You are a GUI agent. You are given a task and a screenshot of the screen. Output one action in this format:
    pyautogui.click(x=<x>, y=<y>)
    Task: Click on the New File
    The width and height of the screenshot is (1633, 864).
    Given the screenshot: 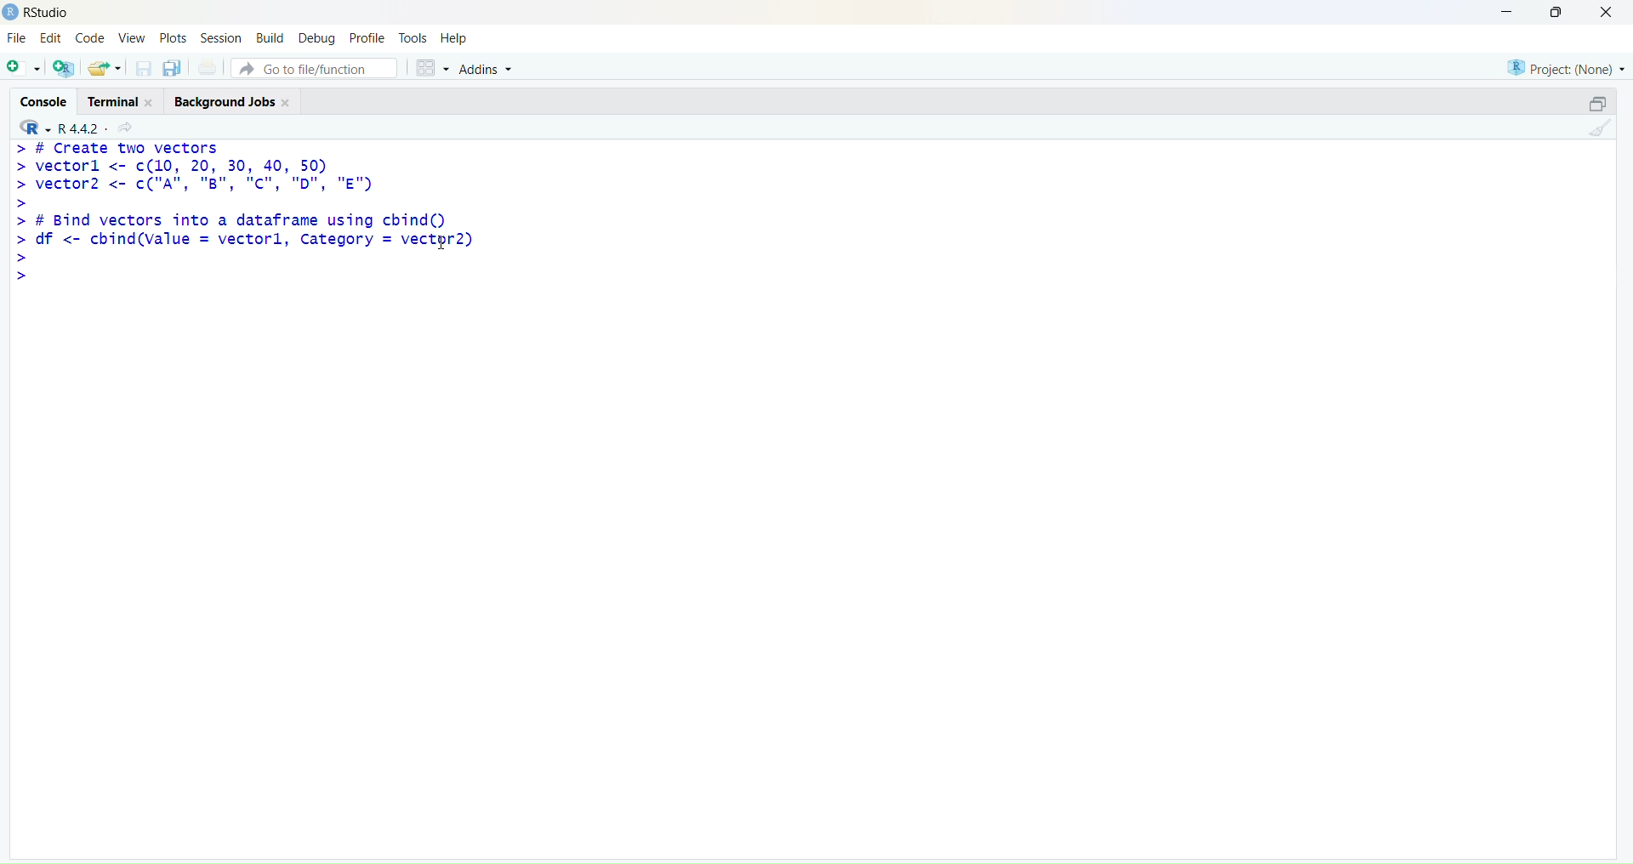 What is the action you would take?
    pyautogui.click(x=23, y=69)
    